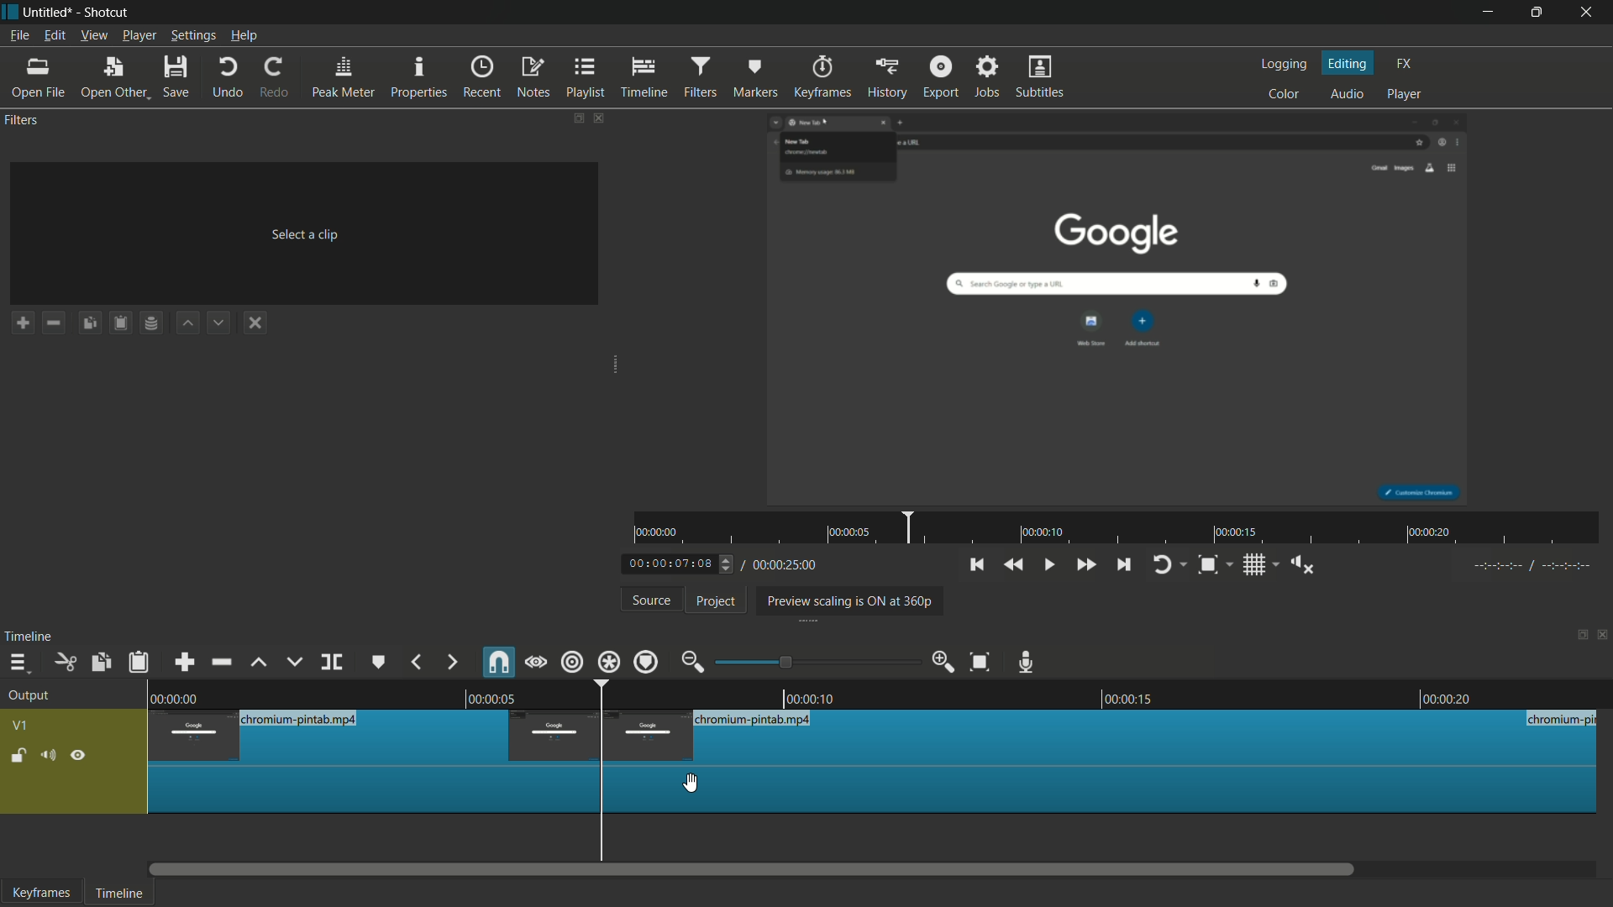 The image size is (1613, 907). Describe the element at coordinates (20, 119) in the screenshot. I see `filters` at that location.